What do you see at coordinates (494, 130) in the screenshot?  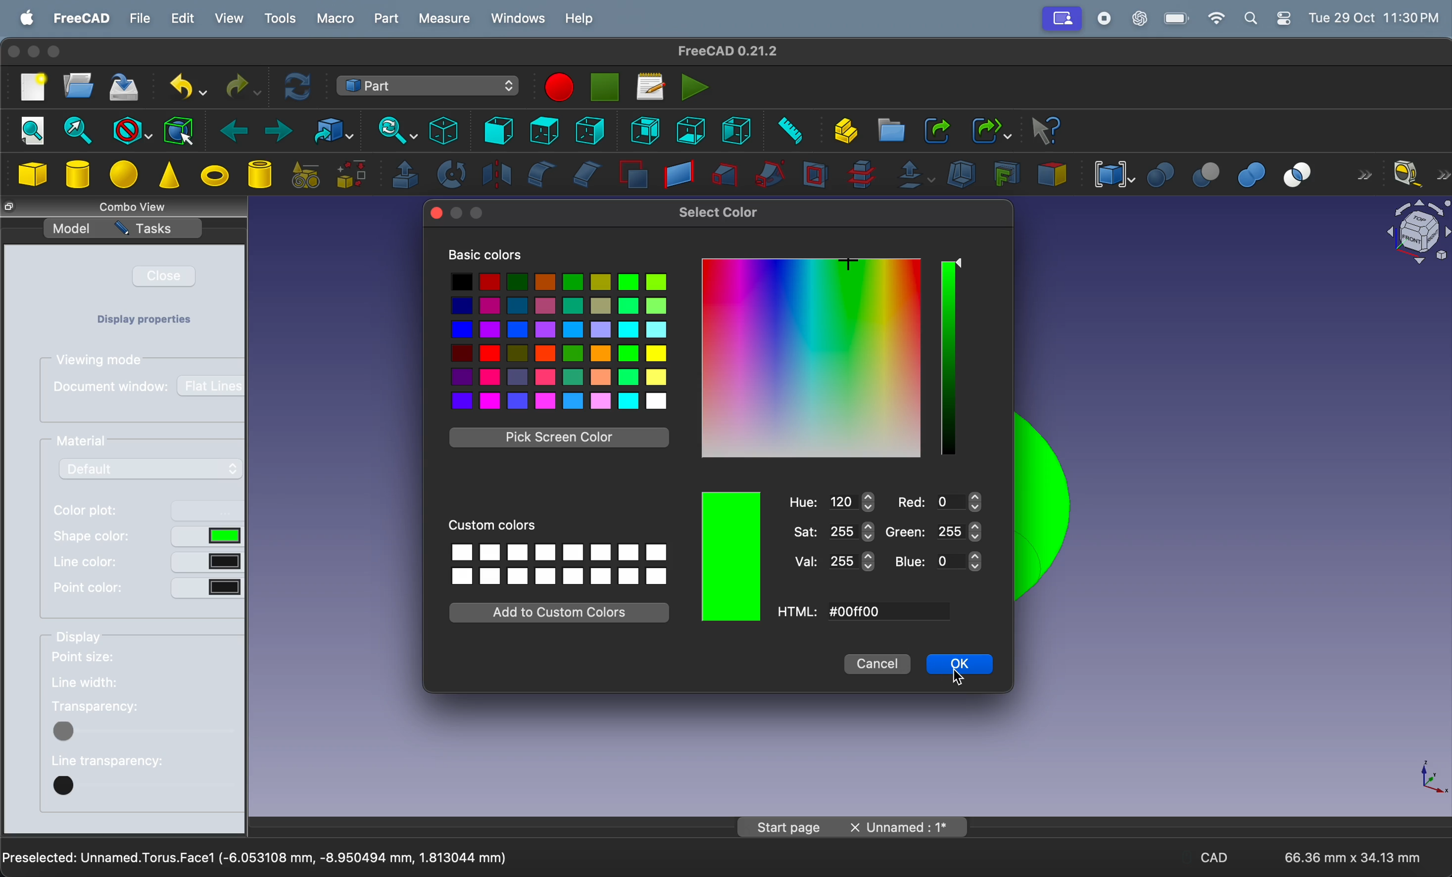 I see `frint view` at bounding box center [494, 130].